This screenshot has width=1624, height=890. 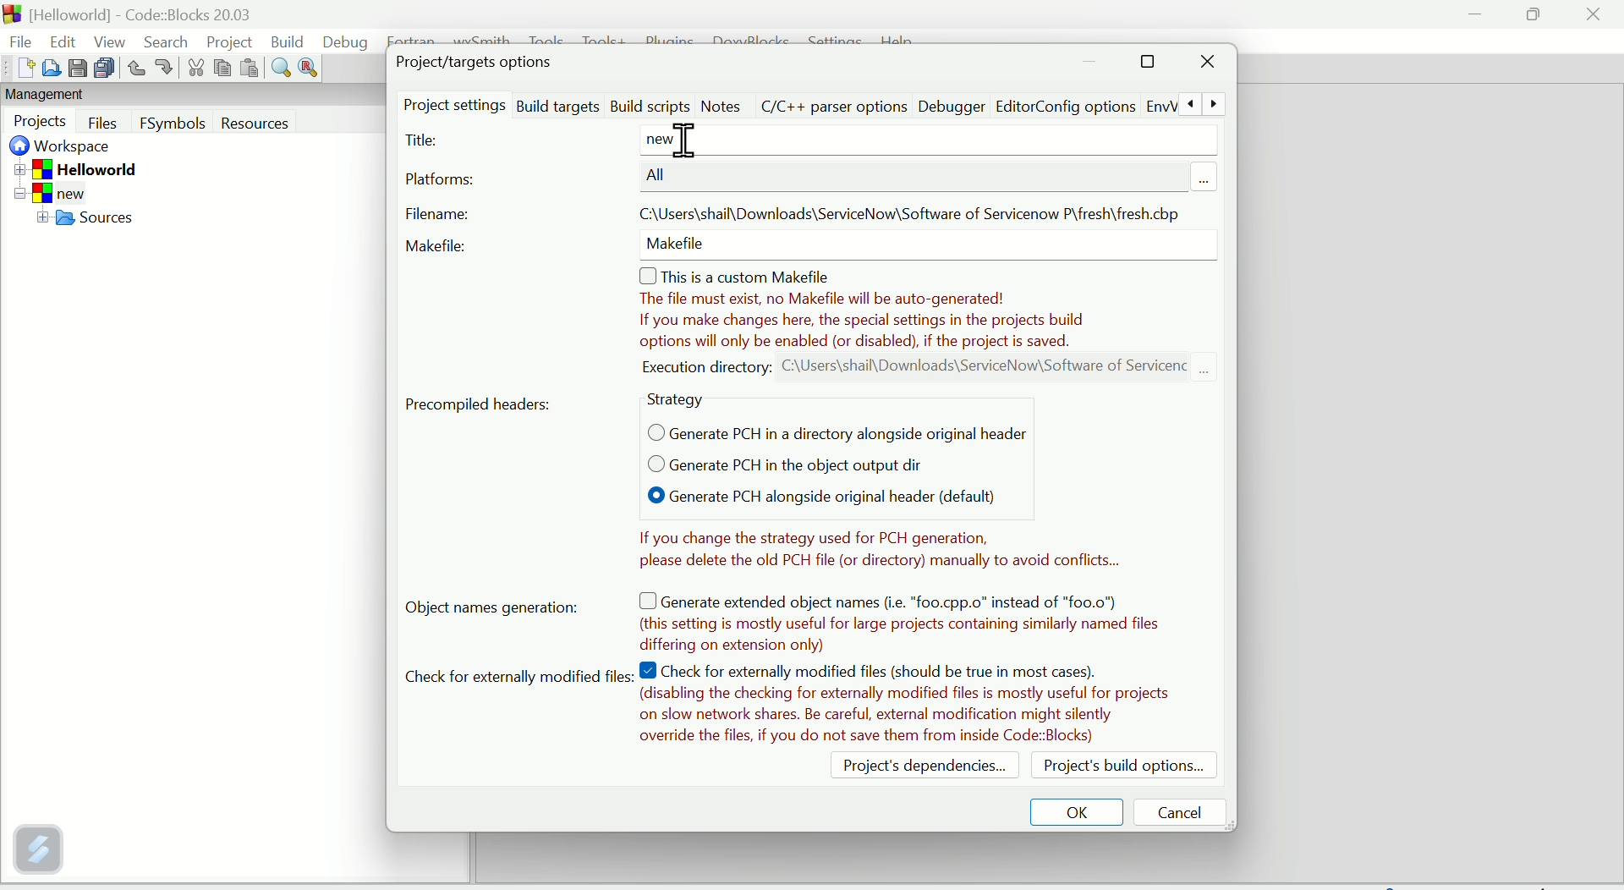 What do you see at coordinates (1084, 106) in the screenshot?
I see `Editor Config options` at bounding box center [1084, 106].